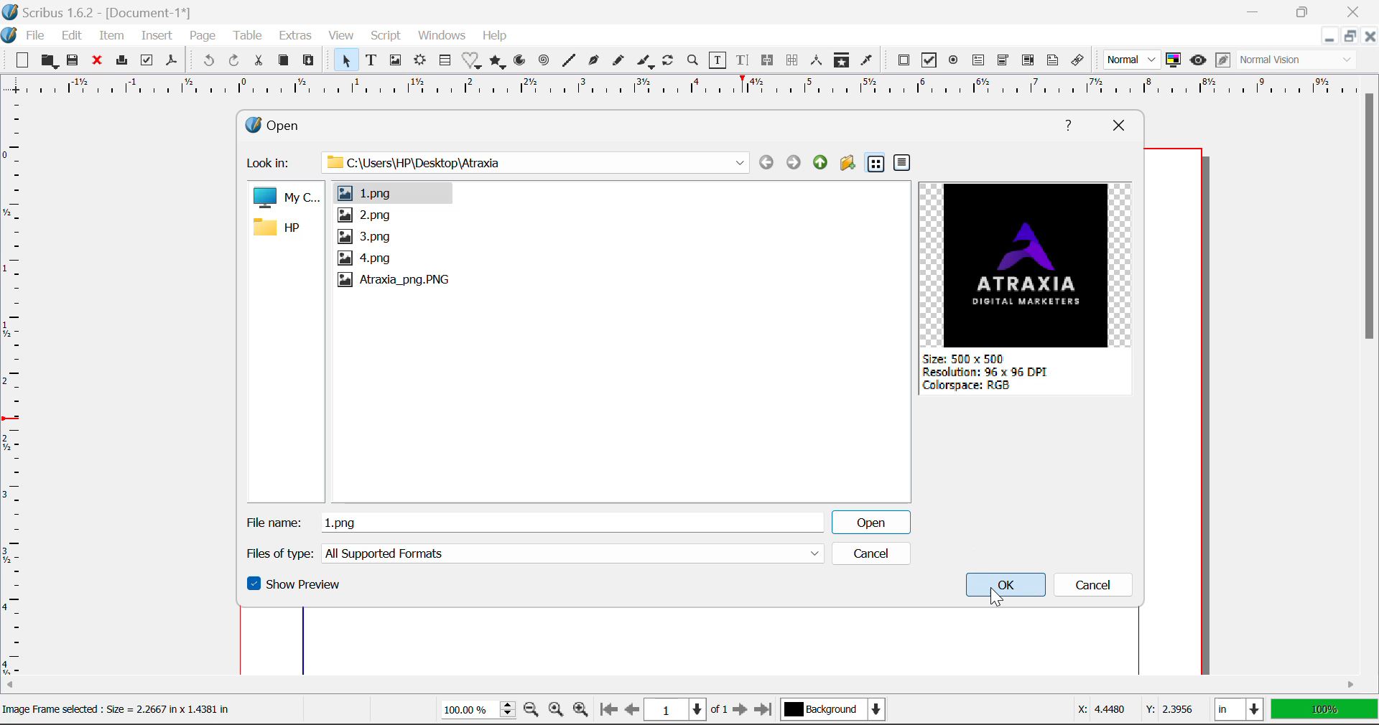  Describe the element at coordinates (385, 37) in the screenshot. I see `Script` at that location.